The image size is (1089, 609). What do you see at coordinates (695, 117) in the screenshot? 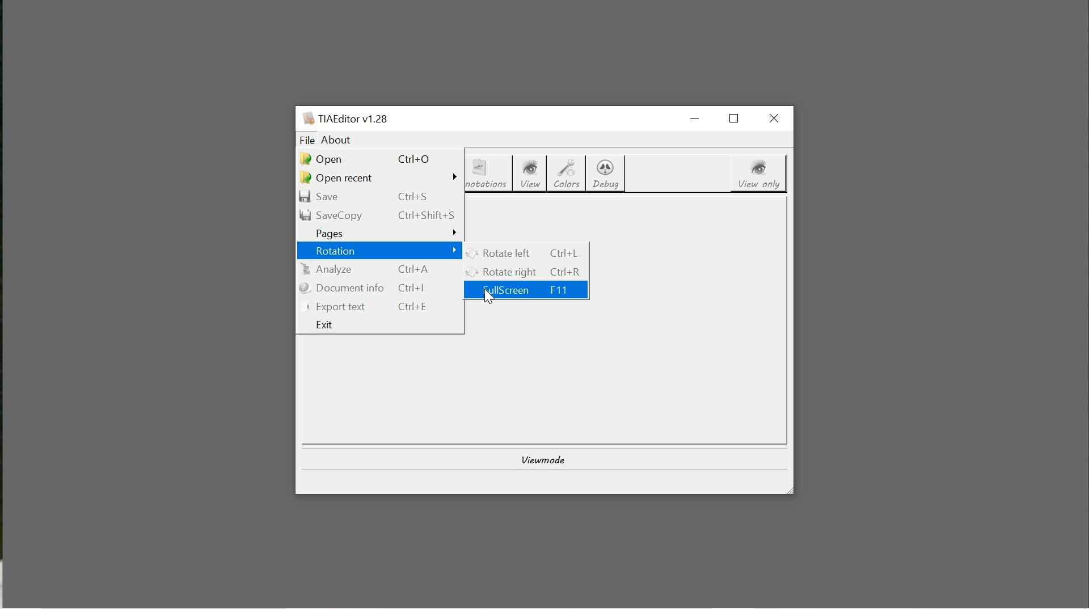
I see `` at bounding box center [695, 117].